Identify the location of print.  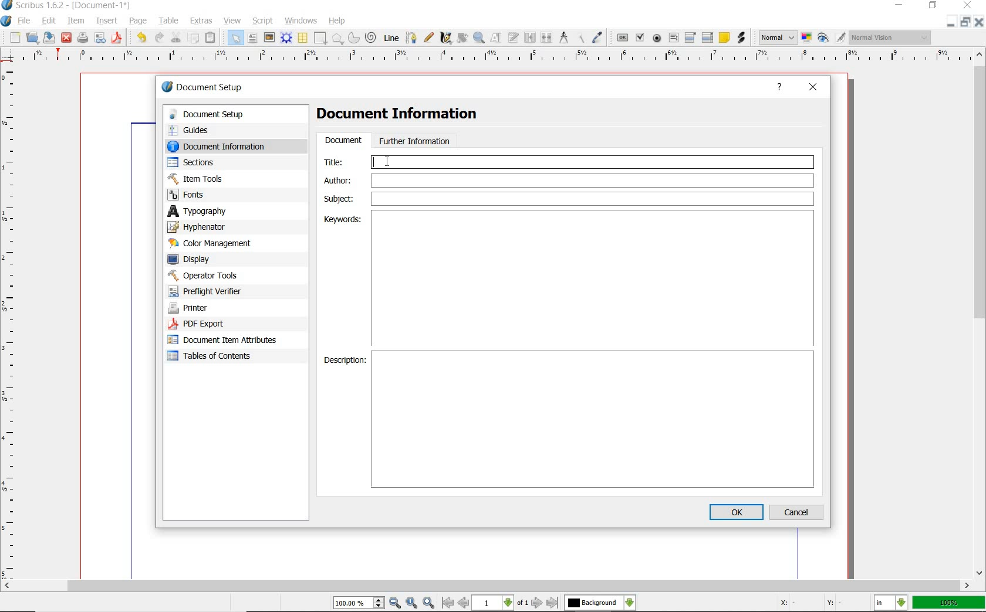
(83, 39).